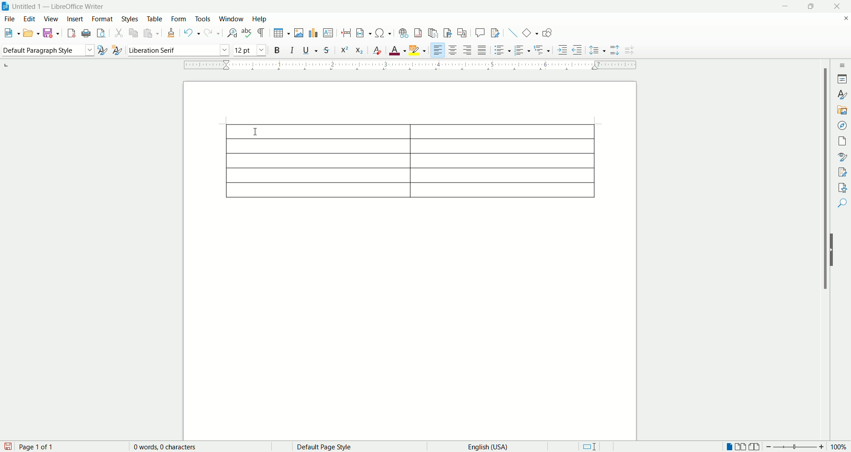 The width and height of the screenshot is (851, 452). I want to click on redo, so click(213, 32).